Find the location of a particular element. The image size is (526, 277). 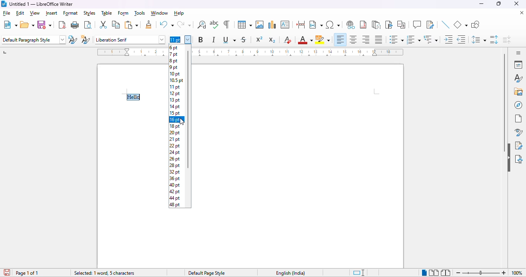

21 pt is located at coordinates (174, 139).